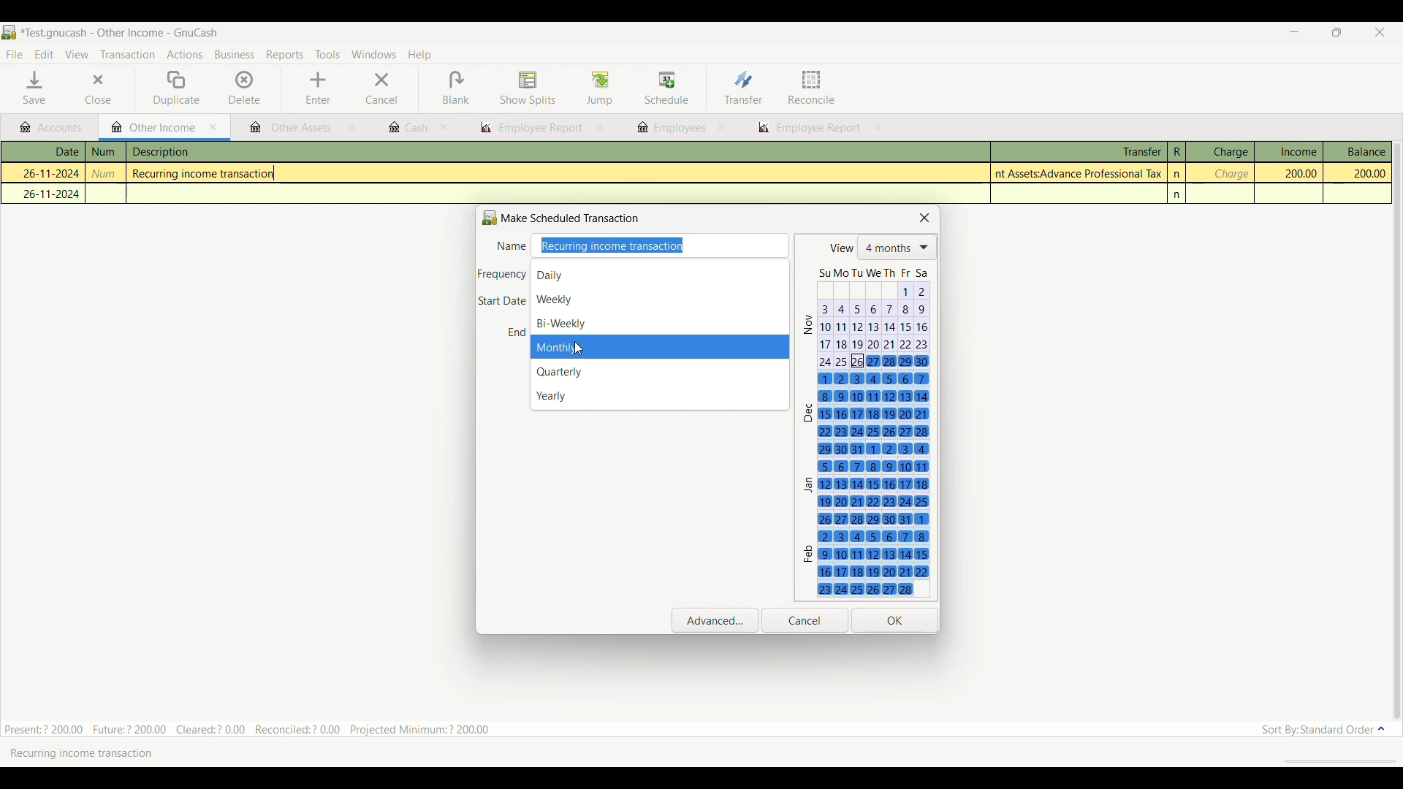 The height and width of the screenshot is (789, 1403). I want to click on num, so click(107, 174).